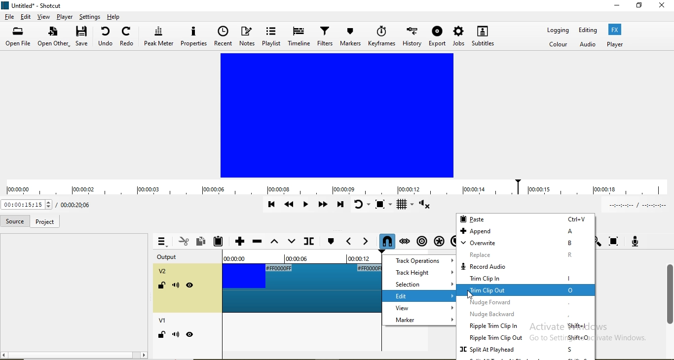 This screenshot has width=674, height=360. I want to click on video preview, so click(338, 115).